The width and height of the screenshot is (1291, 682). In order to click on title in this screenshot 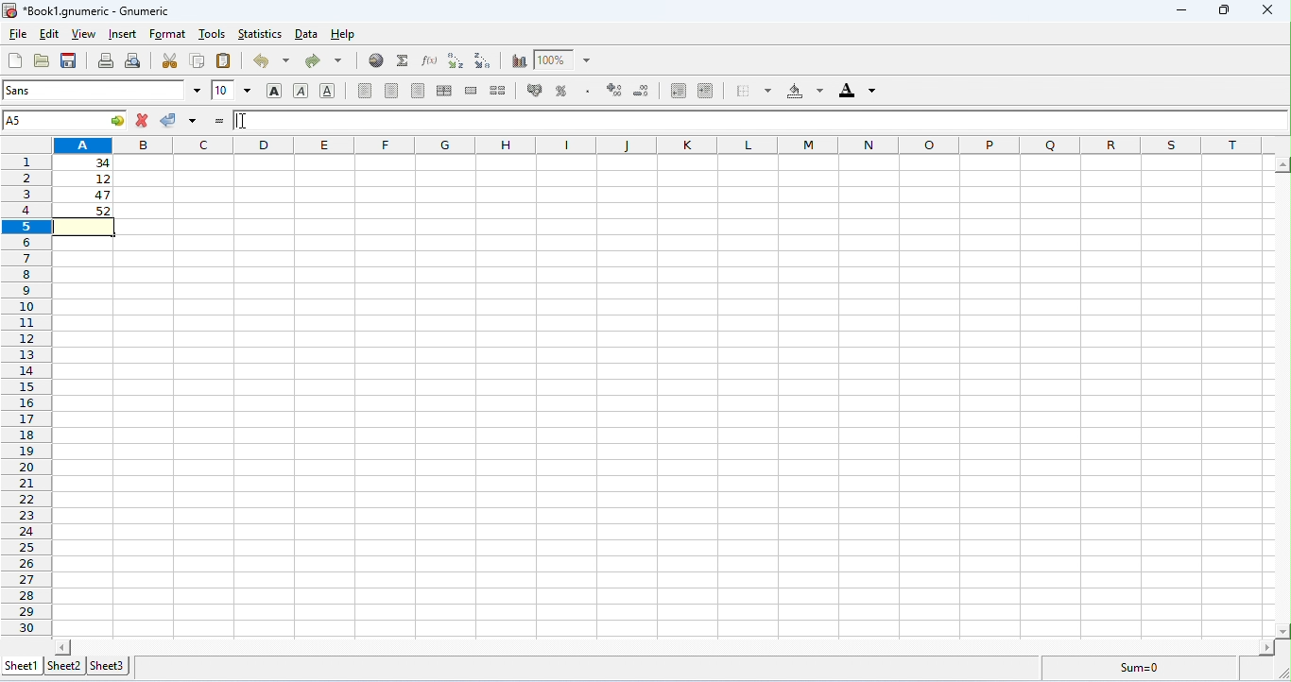, I will do `click(85, 11)`.